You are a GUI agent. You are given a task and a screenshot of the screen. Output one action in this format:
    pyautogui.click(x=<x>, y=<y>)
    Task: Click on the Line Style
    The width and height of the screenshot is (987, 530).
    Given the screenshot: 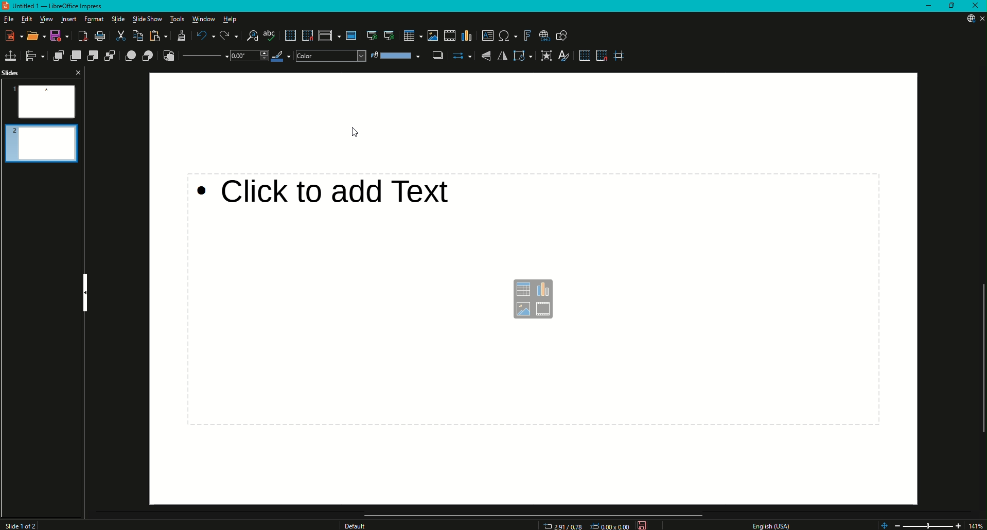 What is the action you would take?
    pyautogui.click(x=204, y=57)
    